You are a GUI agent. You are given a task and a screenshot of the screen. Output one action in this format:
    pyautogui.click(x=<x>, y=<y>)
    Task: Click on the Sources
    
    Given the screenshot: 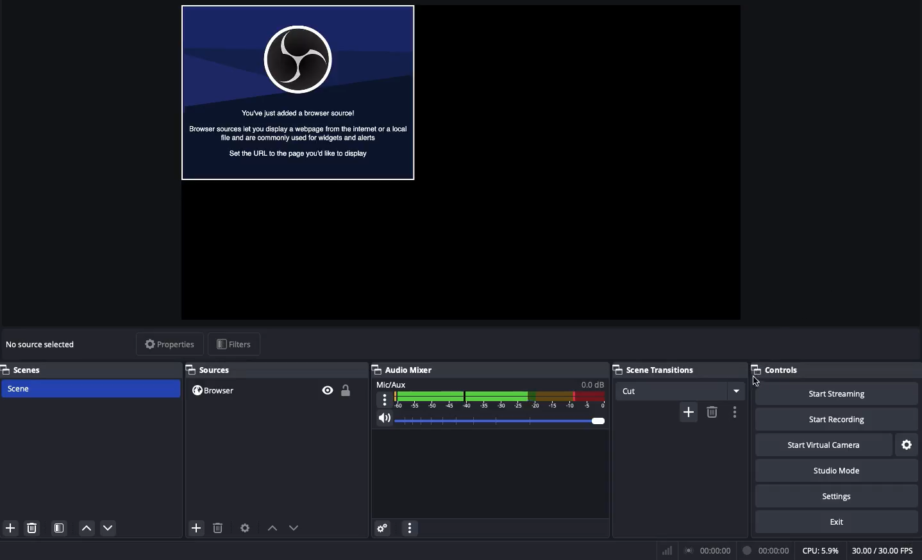 What is the action you would take?
    pyautogui.click(x=209, y=370)
    